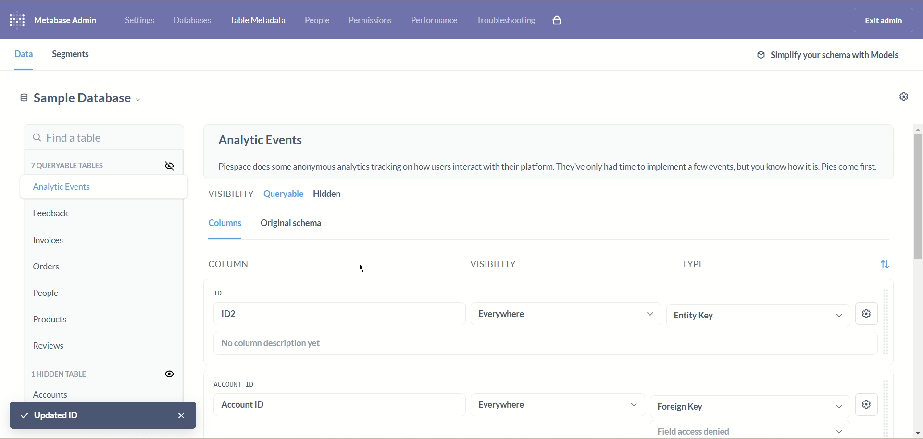  What do you see at coordinates (220, 292) in the screenshot?
I see `ID` at bounding box center [220, 292].